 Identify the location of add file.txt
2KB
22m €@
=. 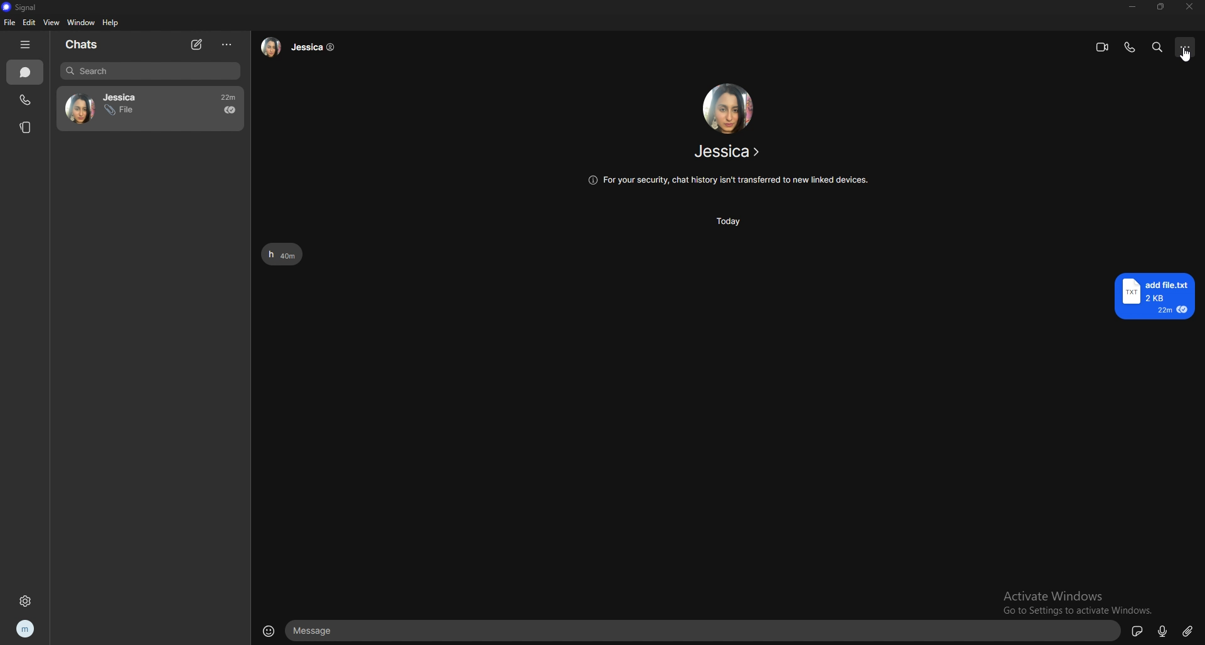
(1158, 297).